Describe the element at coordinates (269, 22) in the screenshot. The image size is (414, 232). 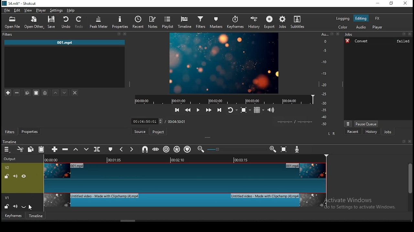
I see `export` at that location.